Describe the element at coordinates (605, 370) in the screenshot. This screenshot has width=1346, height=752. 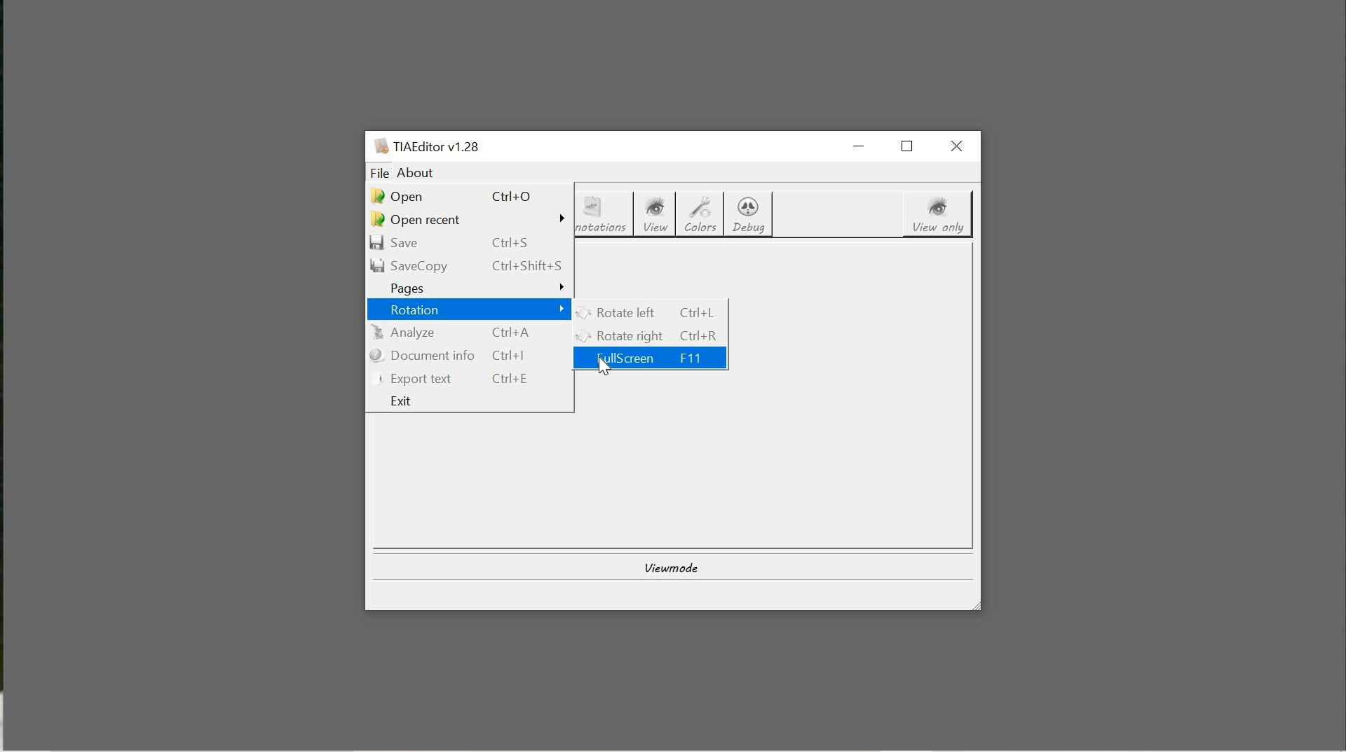
I see `CURSOR` at that location.